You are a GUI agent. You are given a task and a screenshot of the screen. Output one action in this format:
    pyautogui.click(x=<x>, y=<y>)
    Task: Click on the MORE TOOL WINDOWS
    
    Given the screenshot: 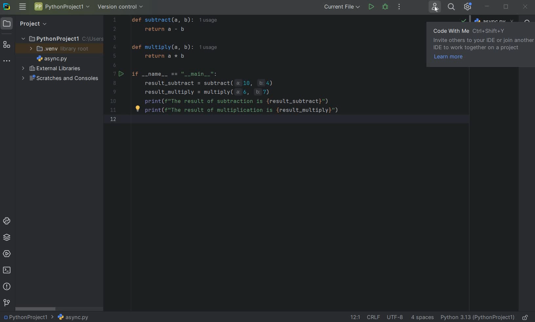 What is the action you would take?
    pyautogui.click(x=7, y=61)
    